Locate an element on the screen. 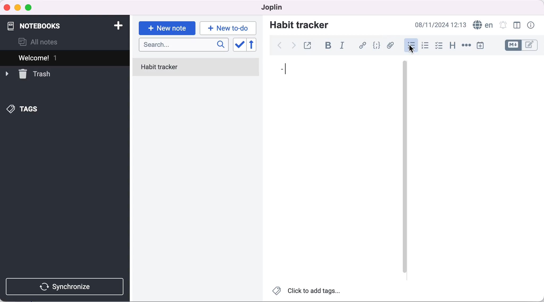 The image size is (544, 302). maximize is located at coordinates (30, 8).